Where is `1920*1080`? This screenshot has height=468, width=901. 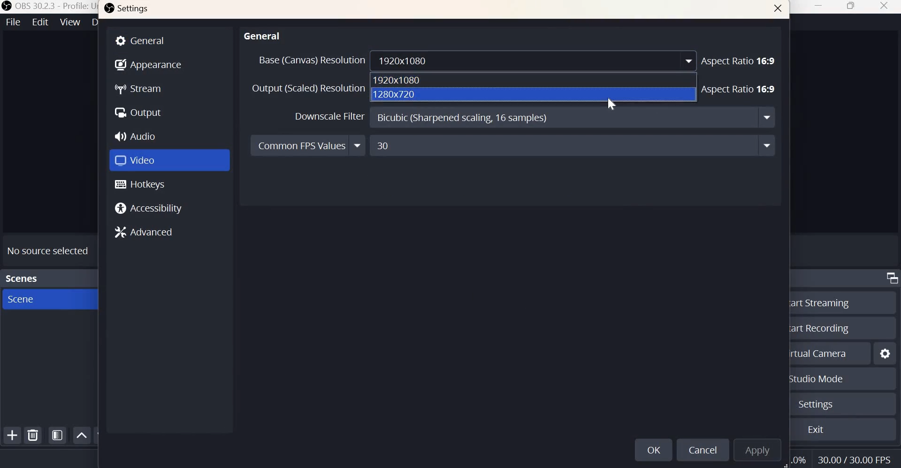 1920*1080 is located at coordinates (535, 60).